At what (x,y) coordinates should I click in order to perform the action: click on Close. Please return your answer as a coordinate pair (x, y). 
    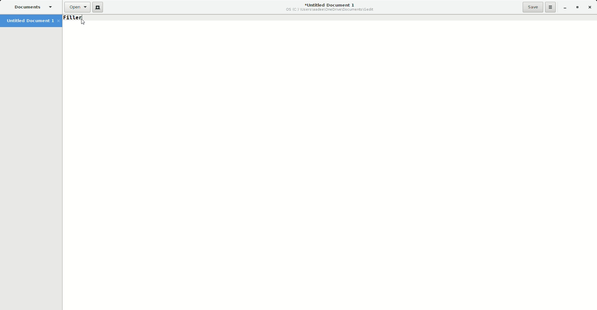
    Looking at the image, I should click on (591, 7).